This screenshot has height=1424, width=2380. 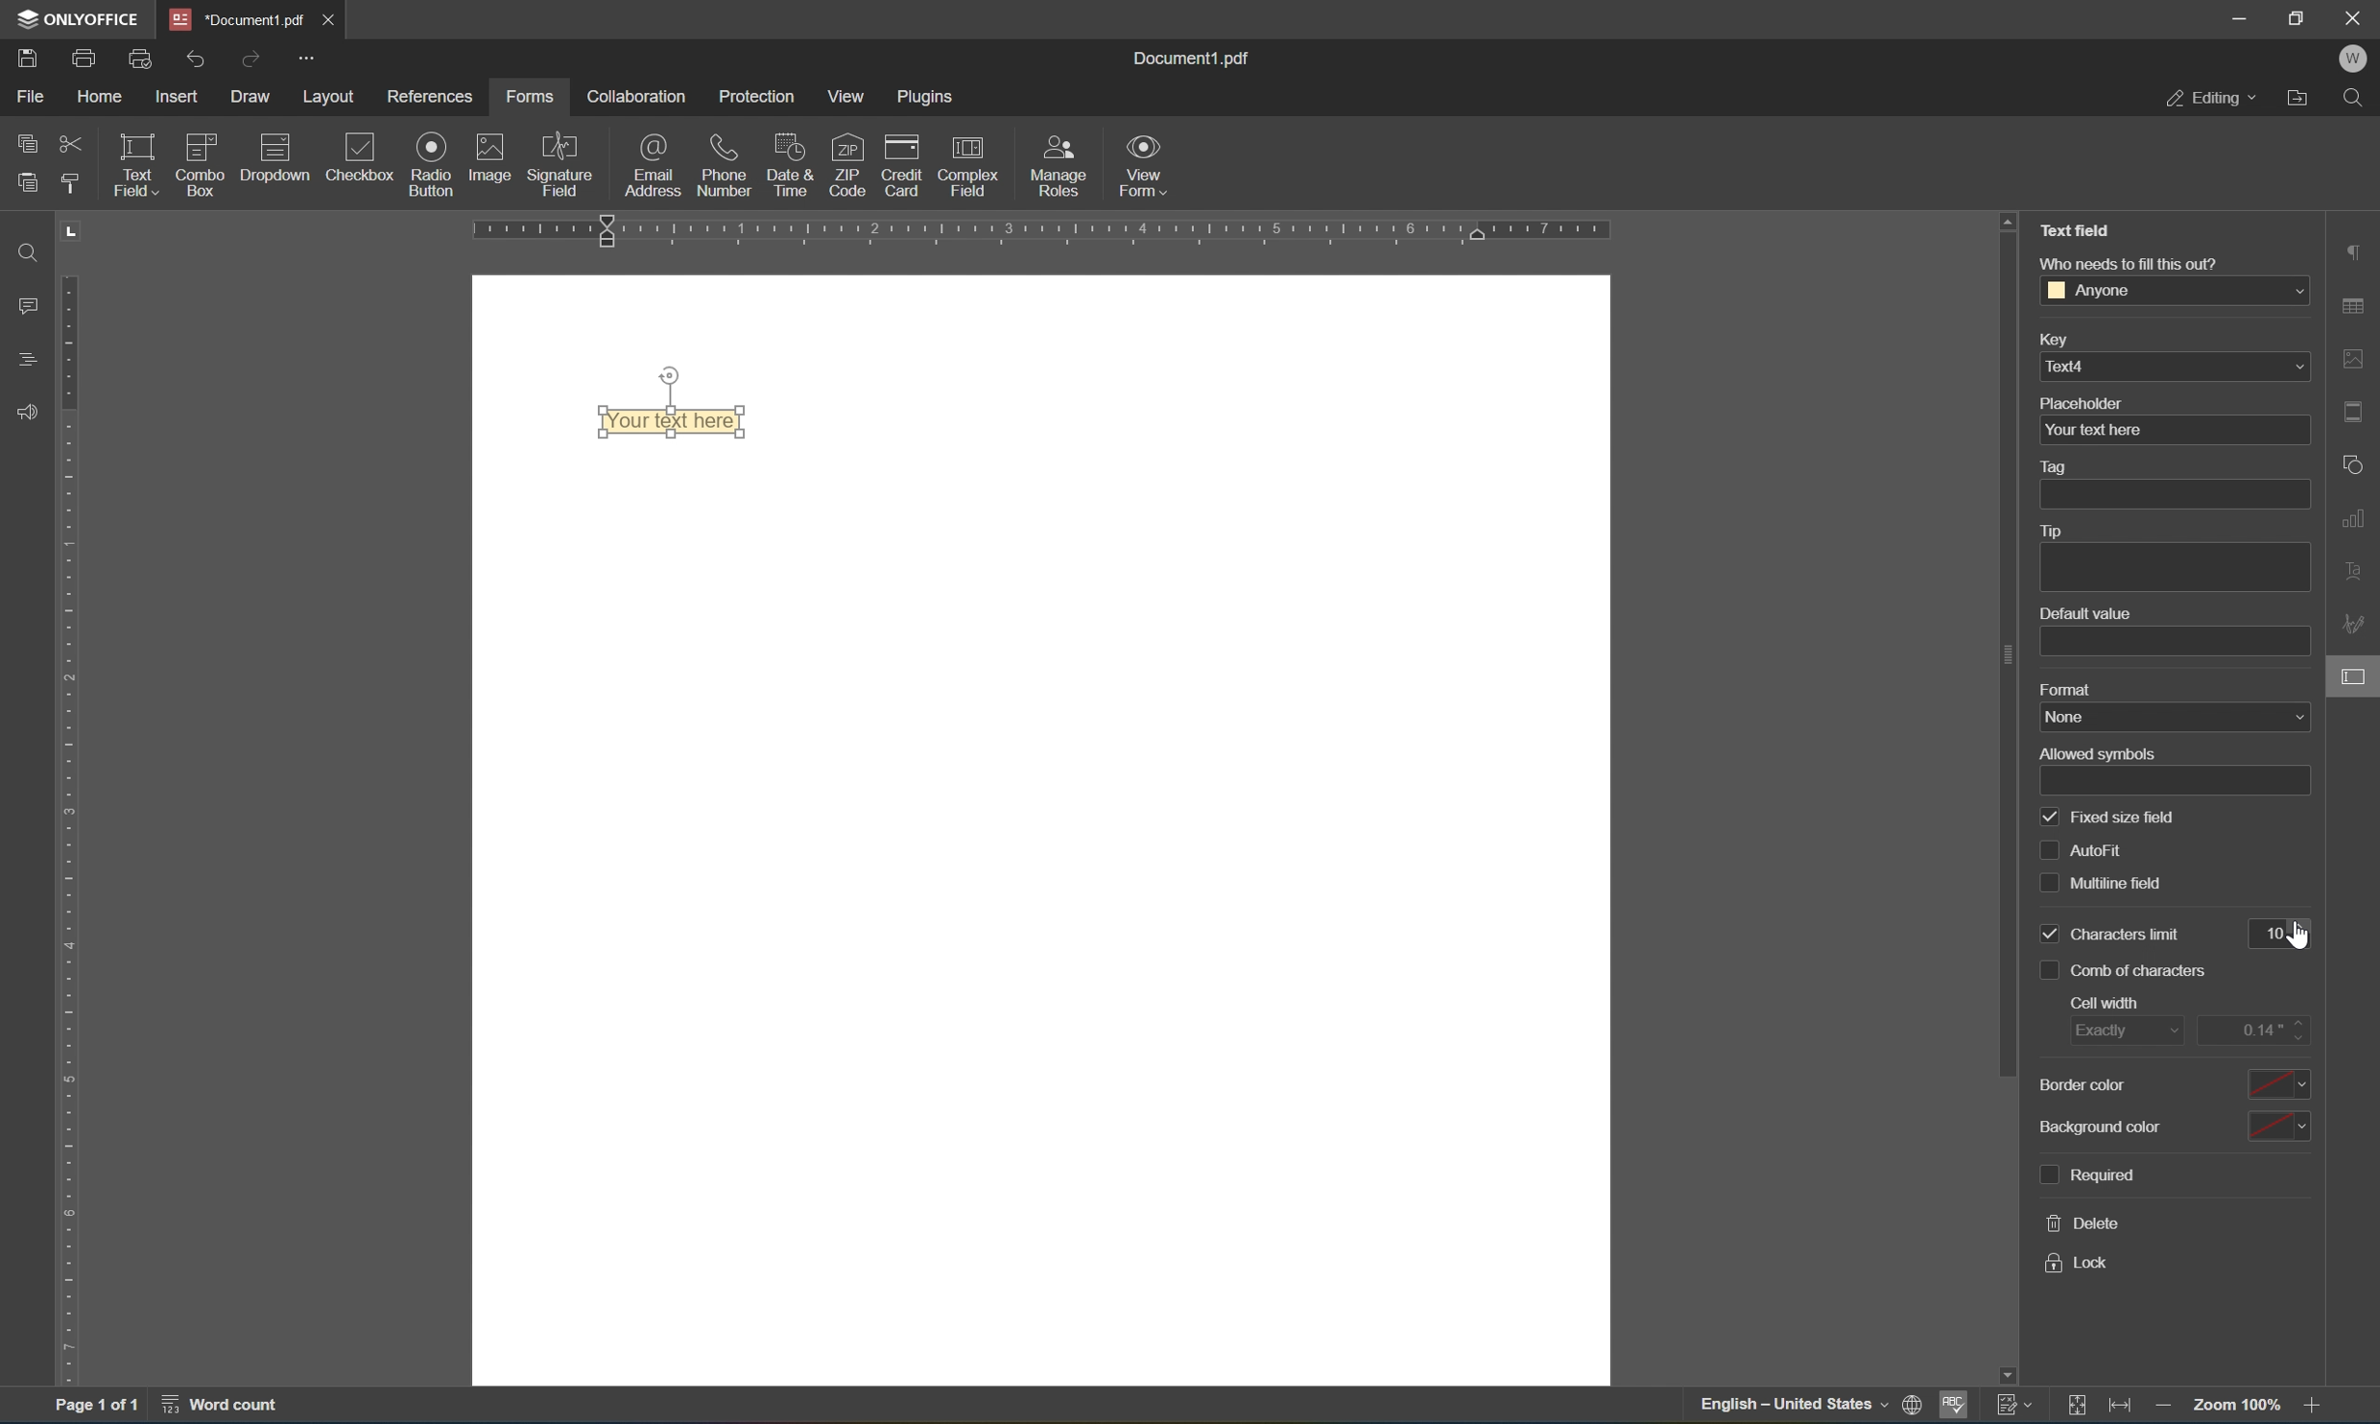 What do you see at coordinates (2359, 412) in the screenshot?
I see `header and footer settings` at bounding box center [2359, 412].